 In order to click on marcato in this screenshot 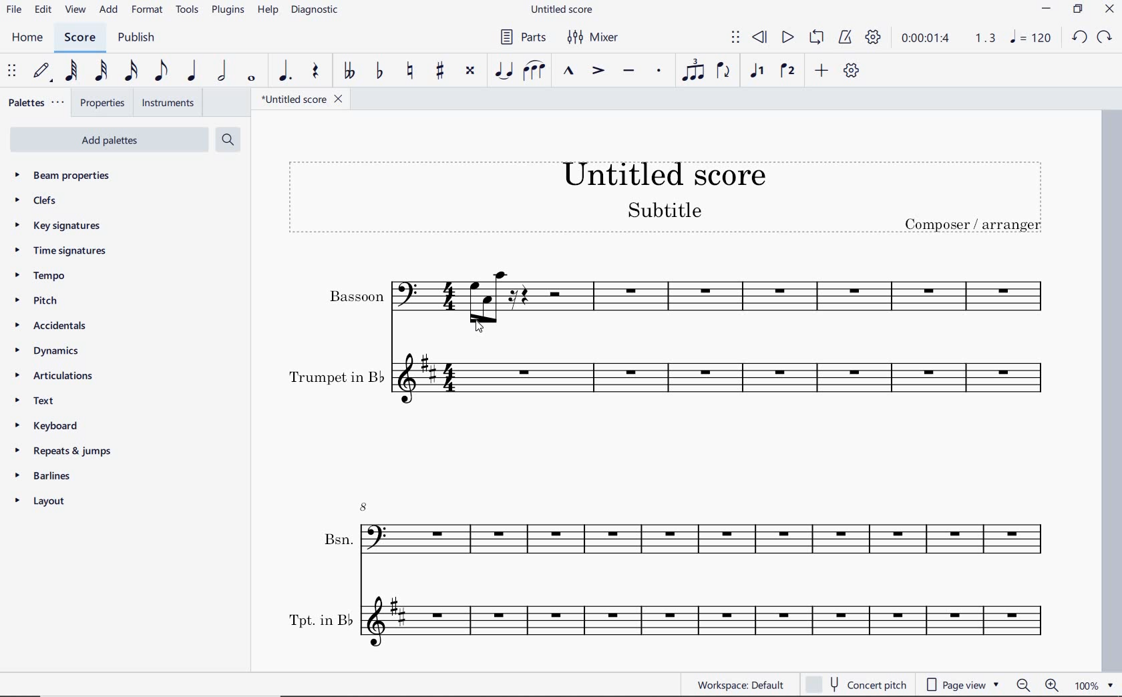, I will do `click(570, 71)`.